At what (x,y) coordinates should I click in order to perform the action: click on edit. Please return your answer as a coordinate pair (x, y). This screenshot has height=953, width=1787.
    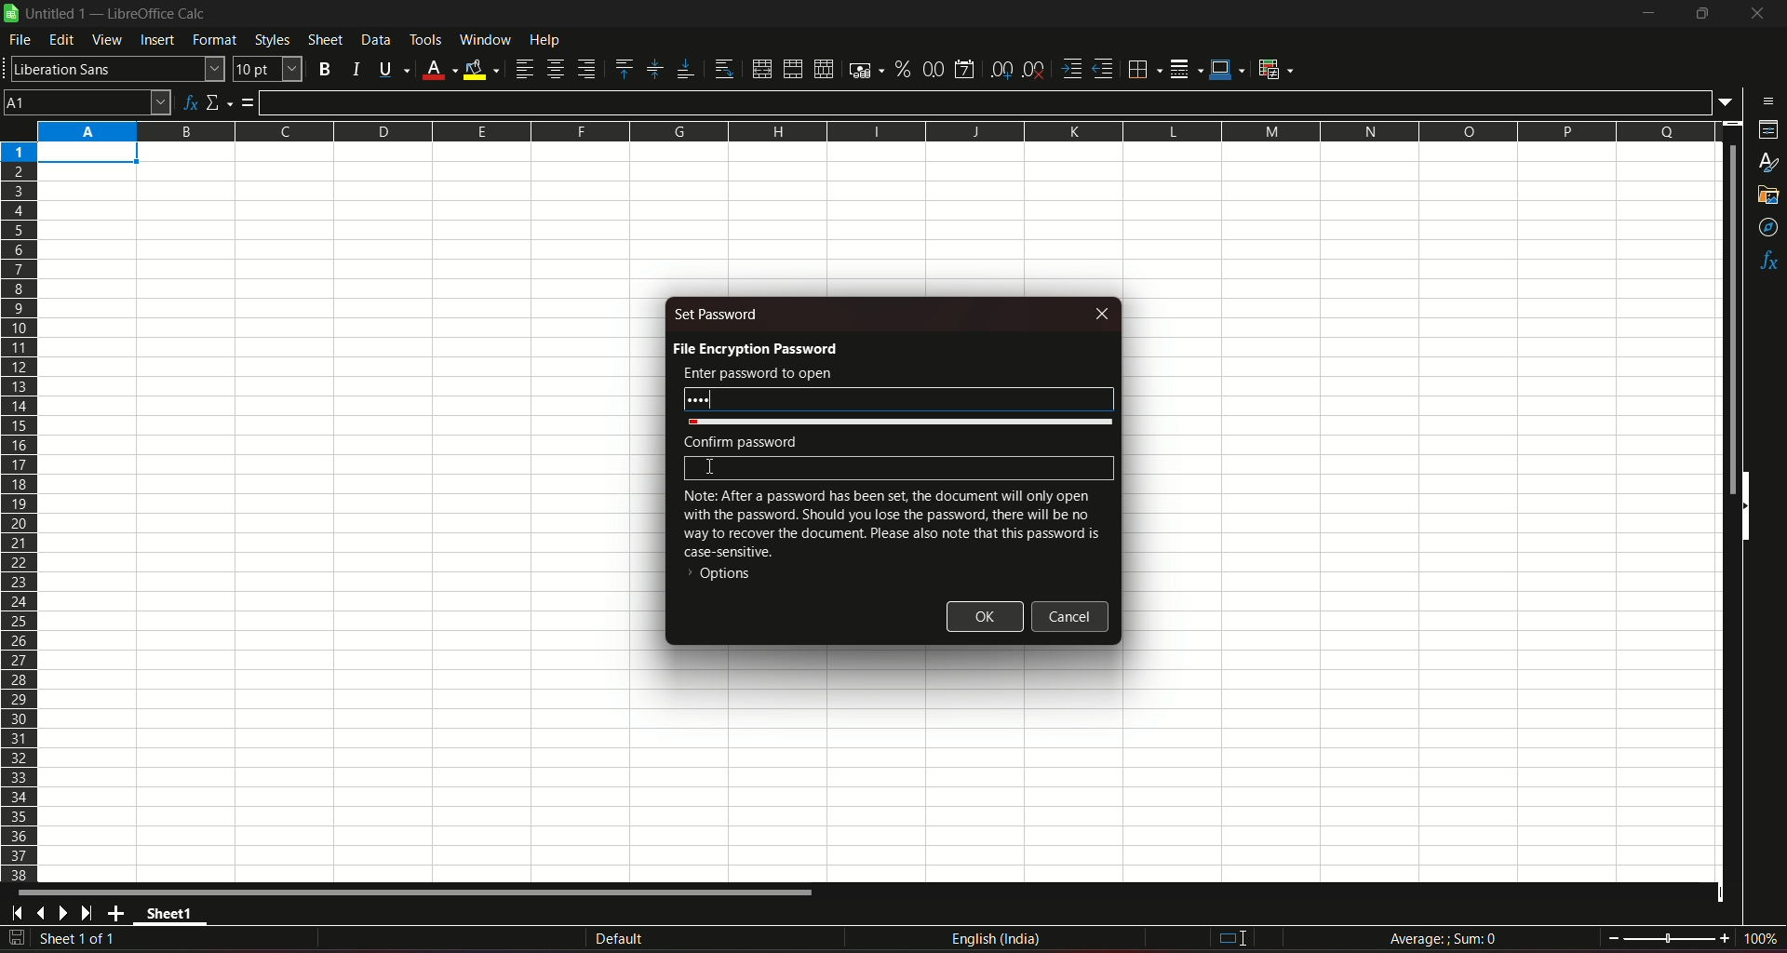
    Looking at the image, I should click on (61, 41).